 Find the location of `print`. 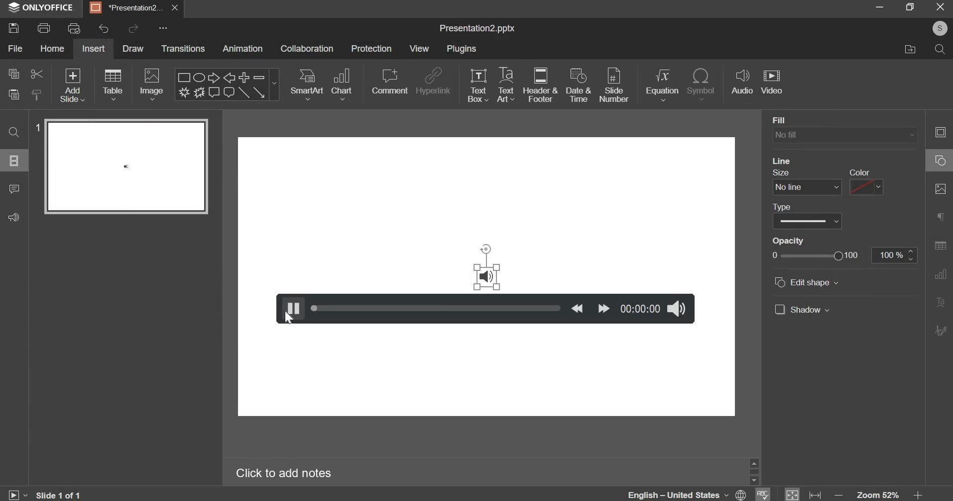

print is located at coordinates (44, 28).